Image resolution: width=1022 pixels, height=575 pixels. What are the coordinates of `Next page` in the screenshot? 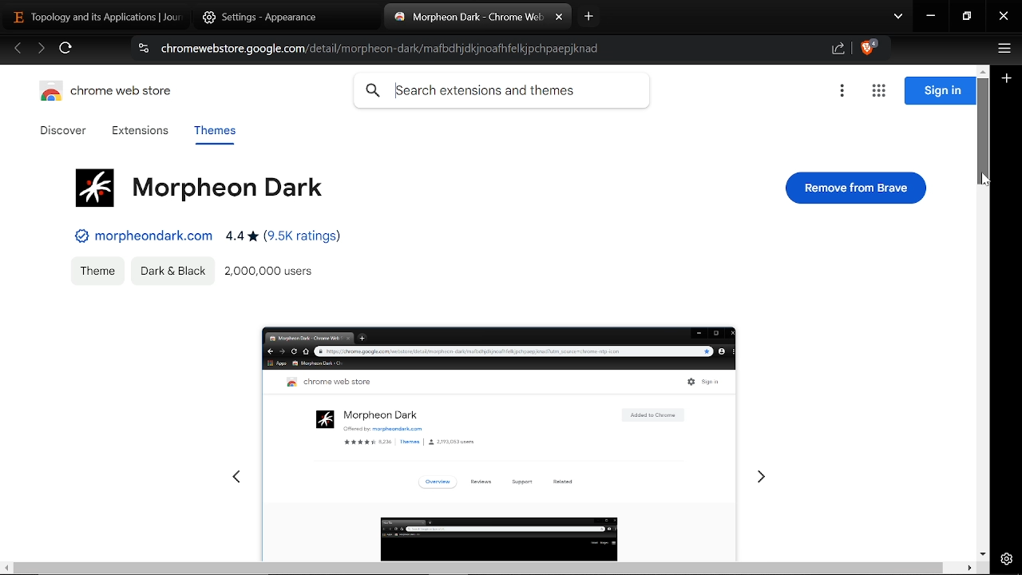 It's located at (41, 50).